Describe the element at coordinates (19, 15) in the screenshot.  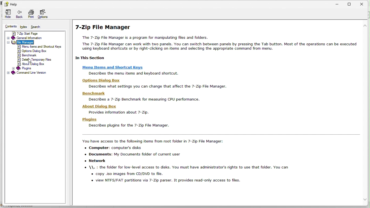
I see `Back` at that location.